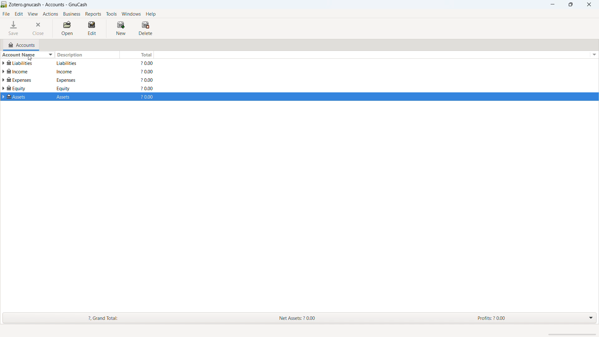 The width and height of the screenshot is (599, 337). Describe the element at coordinates (146, 28) in the screenshot. I see `delete` at that location.